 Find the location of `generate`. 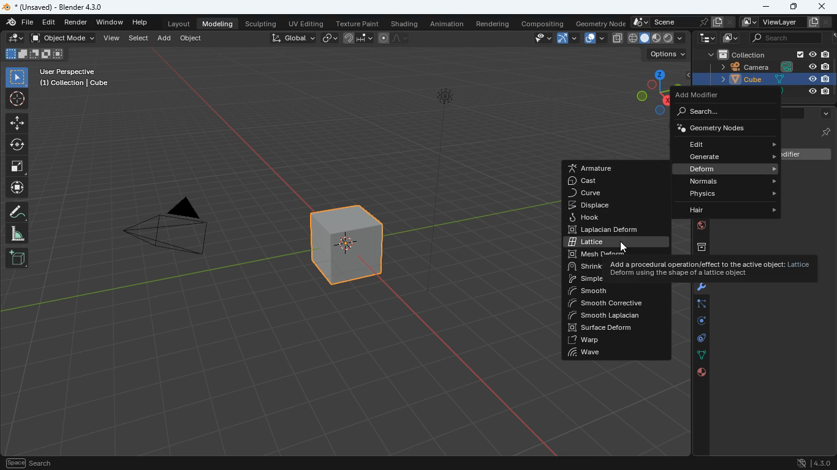

generate is located at coordinates (730, 157).